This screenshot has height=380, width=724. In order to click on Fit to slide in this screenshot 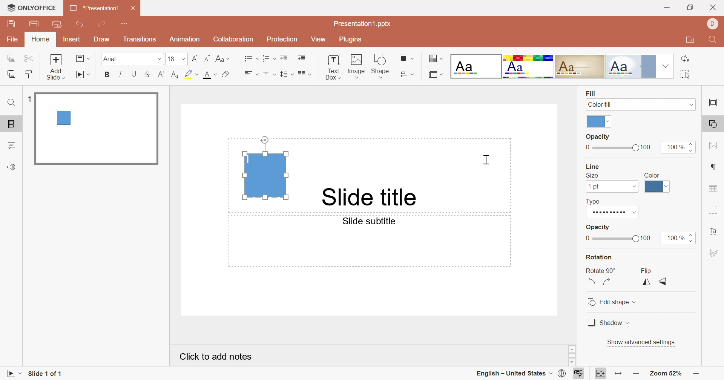, I will do `click(601, 373)`.